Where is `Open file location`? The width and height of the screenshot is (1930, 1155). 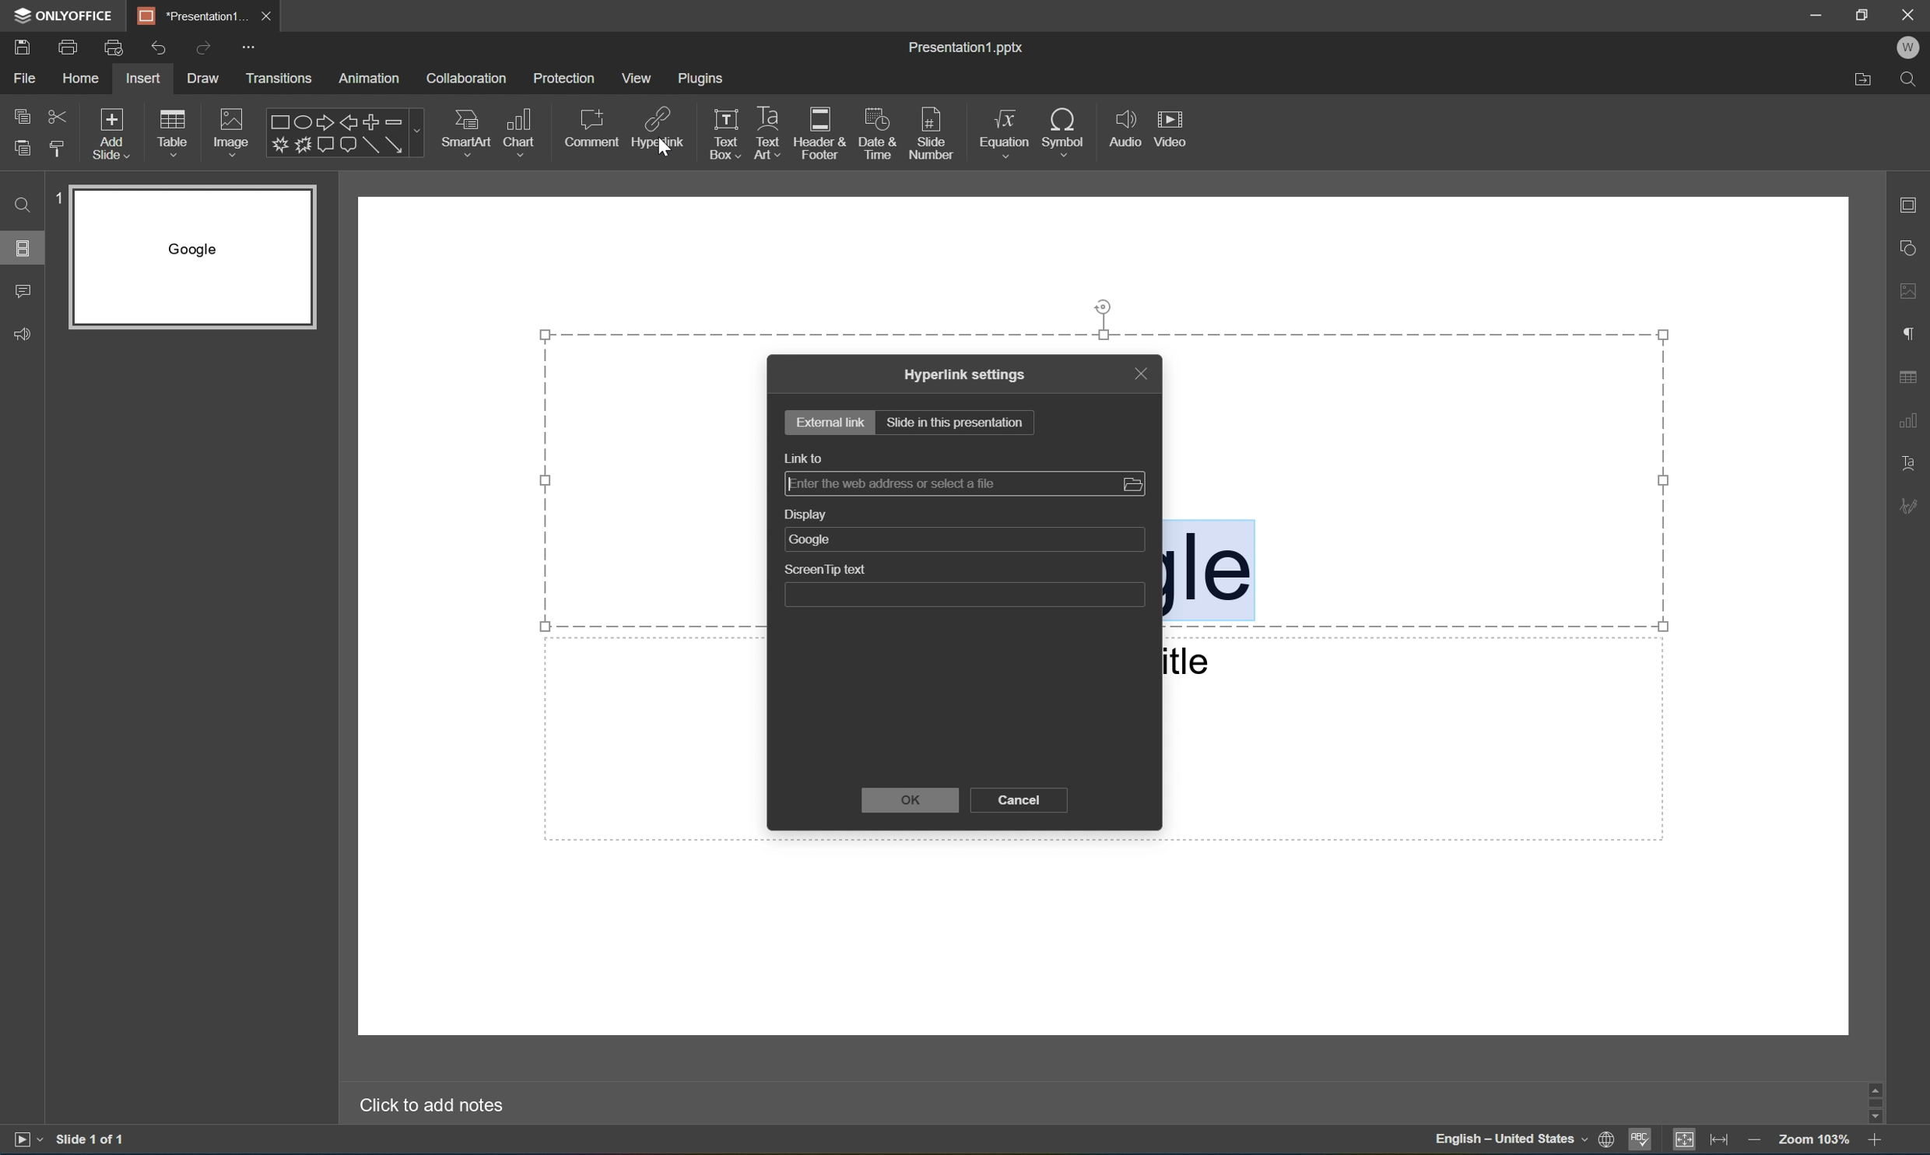
Open file location is located at coordinates (1862, 81).